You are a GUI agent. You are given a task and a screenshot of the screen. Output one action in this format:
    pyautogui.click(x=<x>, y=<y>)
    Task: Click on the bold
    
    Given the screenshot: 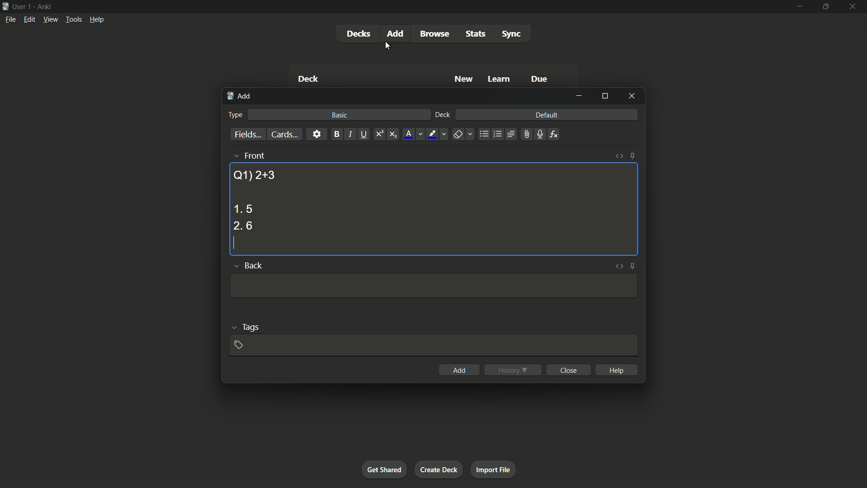 What is the action you would take?
    pyautogui.click(x=336, y=135)
    